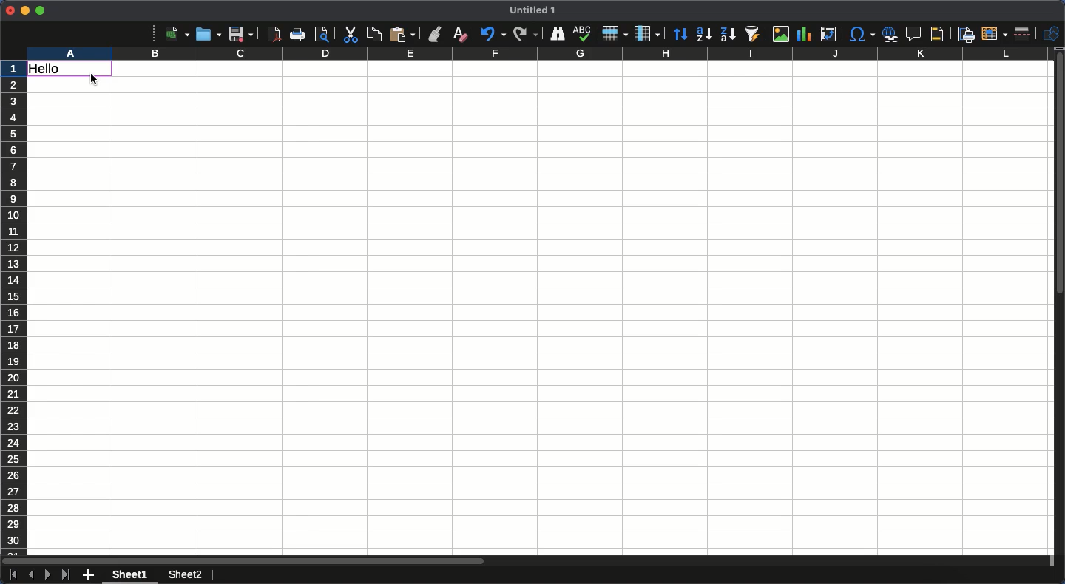 Image resolution: width=1065 pixels, height=584 pixels. I want to click on Special characters, so click(861, 34).